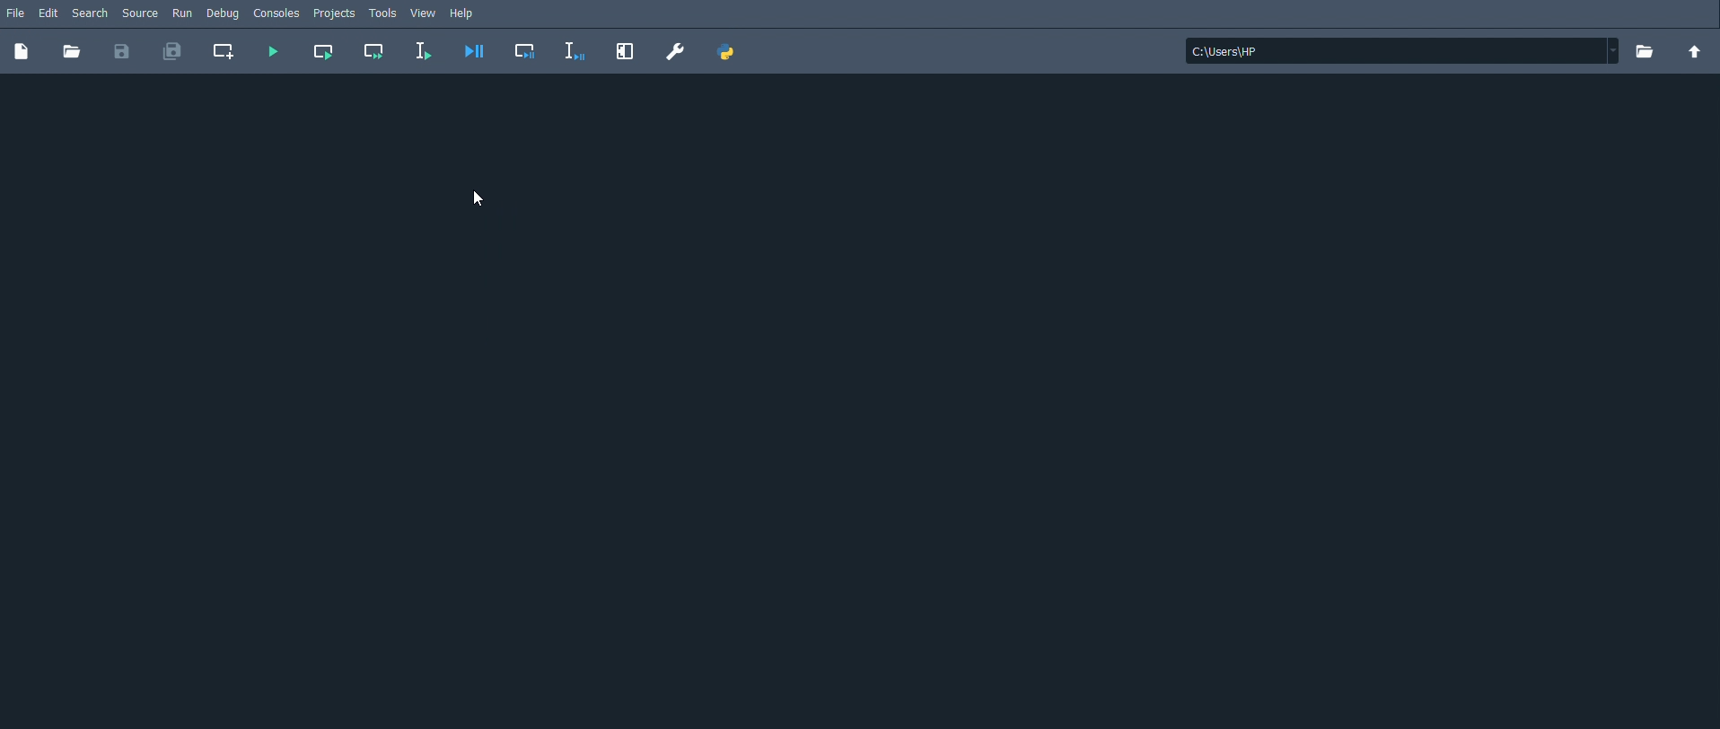  What do you see at coordinates (373, 49) in the screenshot?
I see `Run current cell and go to the next one` at bounding box center [373, 49].